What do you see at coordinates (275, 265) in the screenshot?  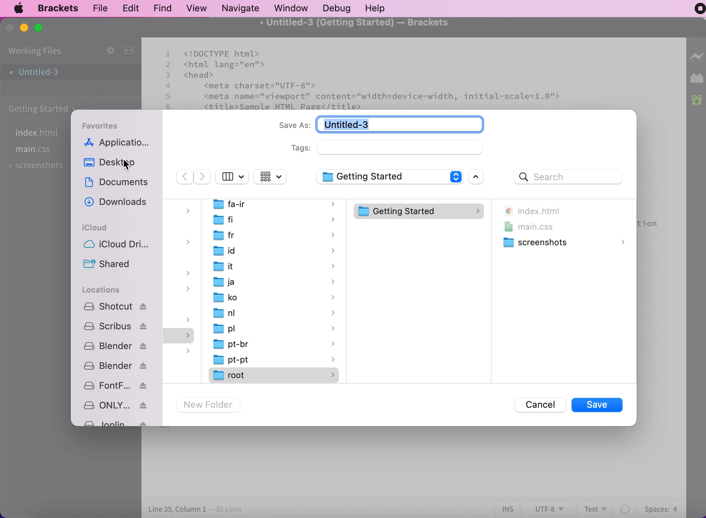 I see `it` at bounding box center [275, 265].